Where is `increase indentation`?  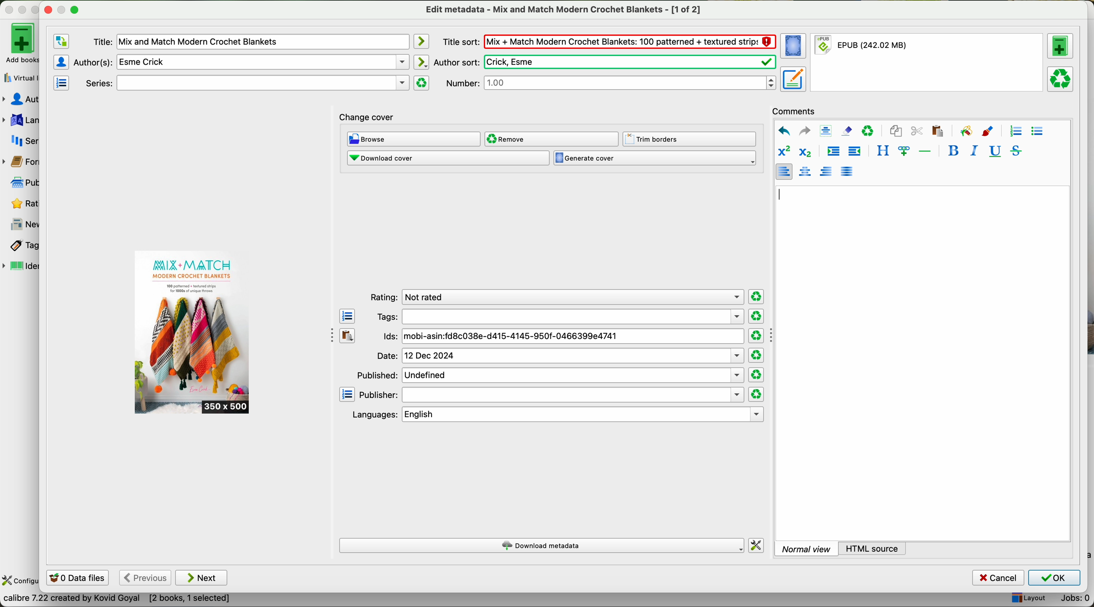
increase indentation is located at coordinates (833, 152).